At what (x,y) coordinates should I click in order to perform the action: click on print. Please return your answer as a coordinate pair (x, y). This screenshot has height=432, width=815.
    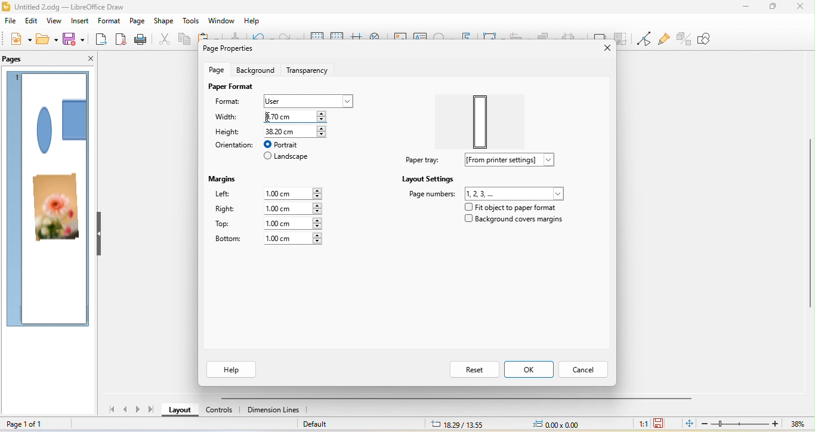
    Looking at the image, I should click on (143, 39).